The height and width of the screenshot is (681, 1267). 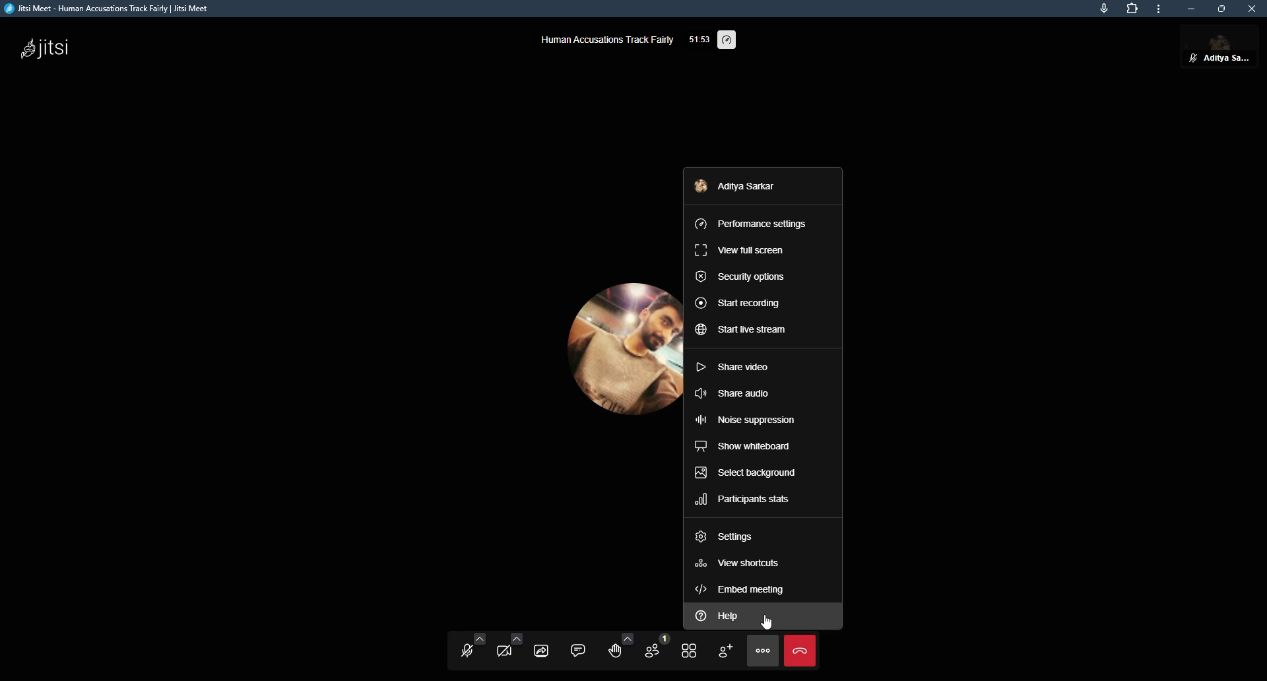 I want to click on share screen, so click(x=540, y=651).